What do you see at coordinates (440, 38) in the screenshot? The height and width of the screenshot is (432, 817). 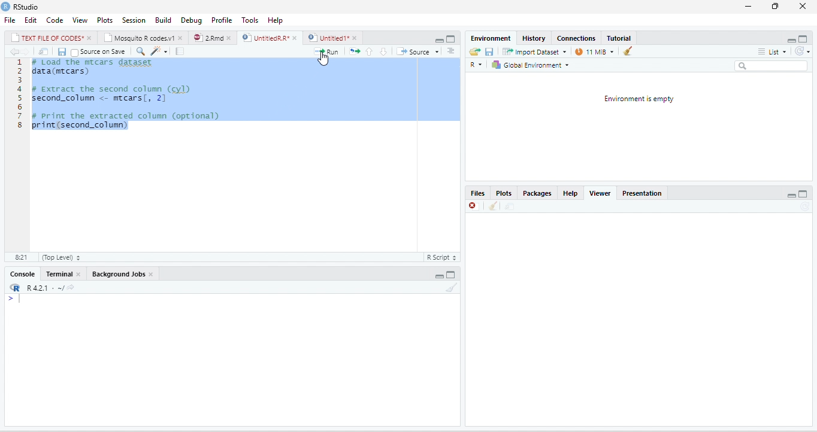 I see `maximize` at bounding box center [440, 38].